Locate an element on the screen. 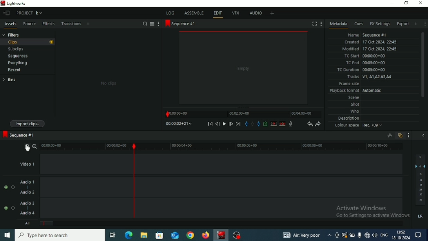 The height and width of the screenshot is (241, 428). Task View is located at coordinates (112, 235).